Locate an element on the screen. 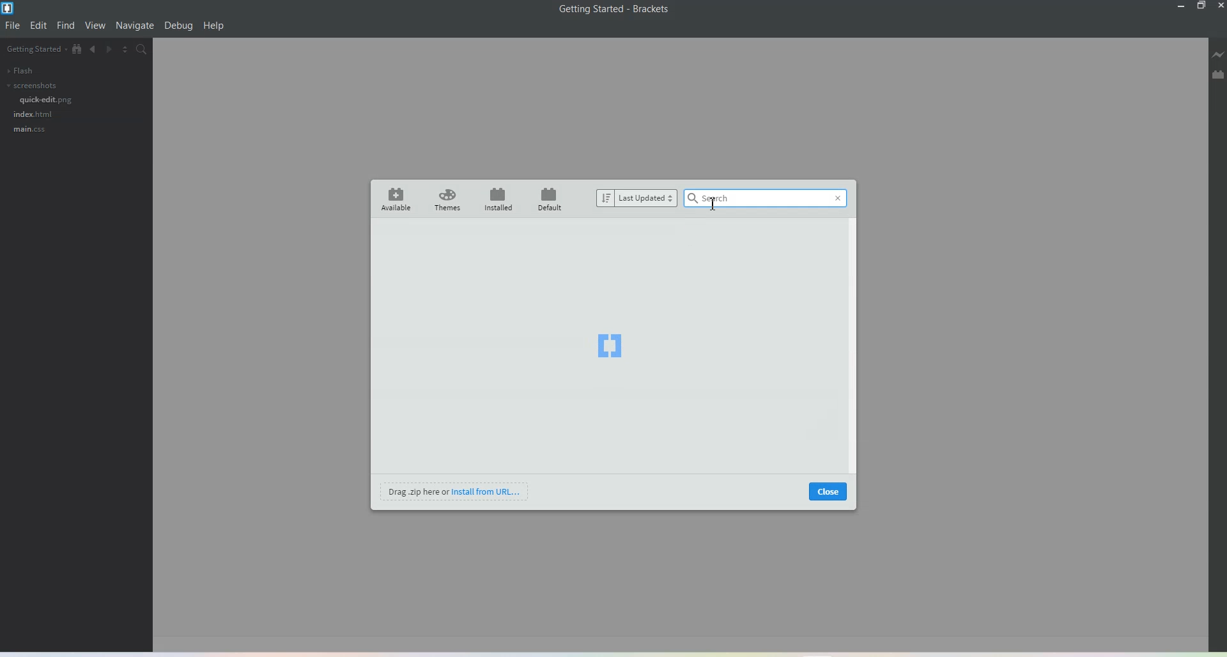  Navigate Backwards is located at coordinates (94, 51).